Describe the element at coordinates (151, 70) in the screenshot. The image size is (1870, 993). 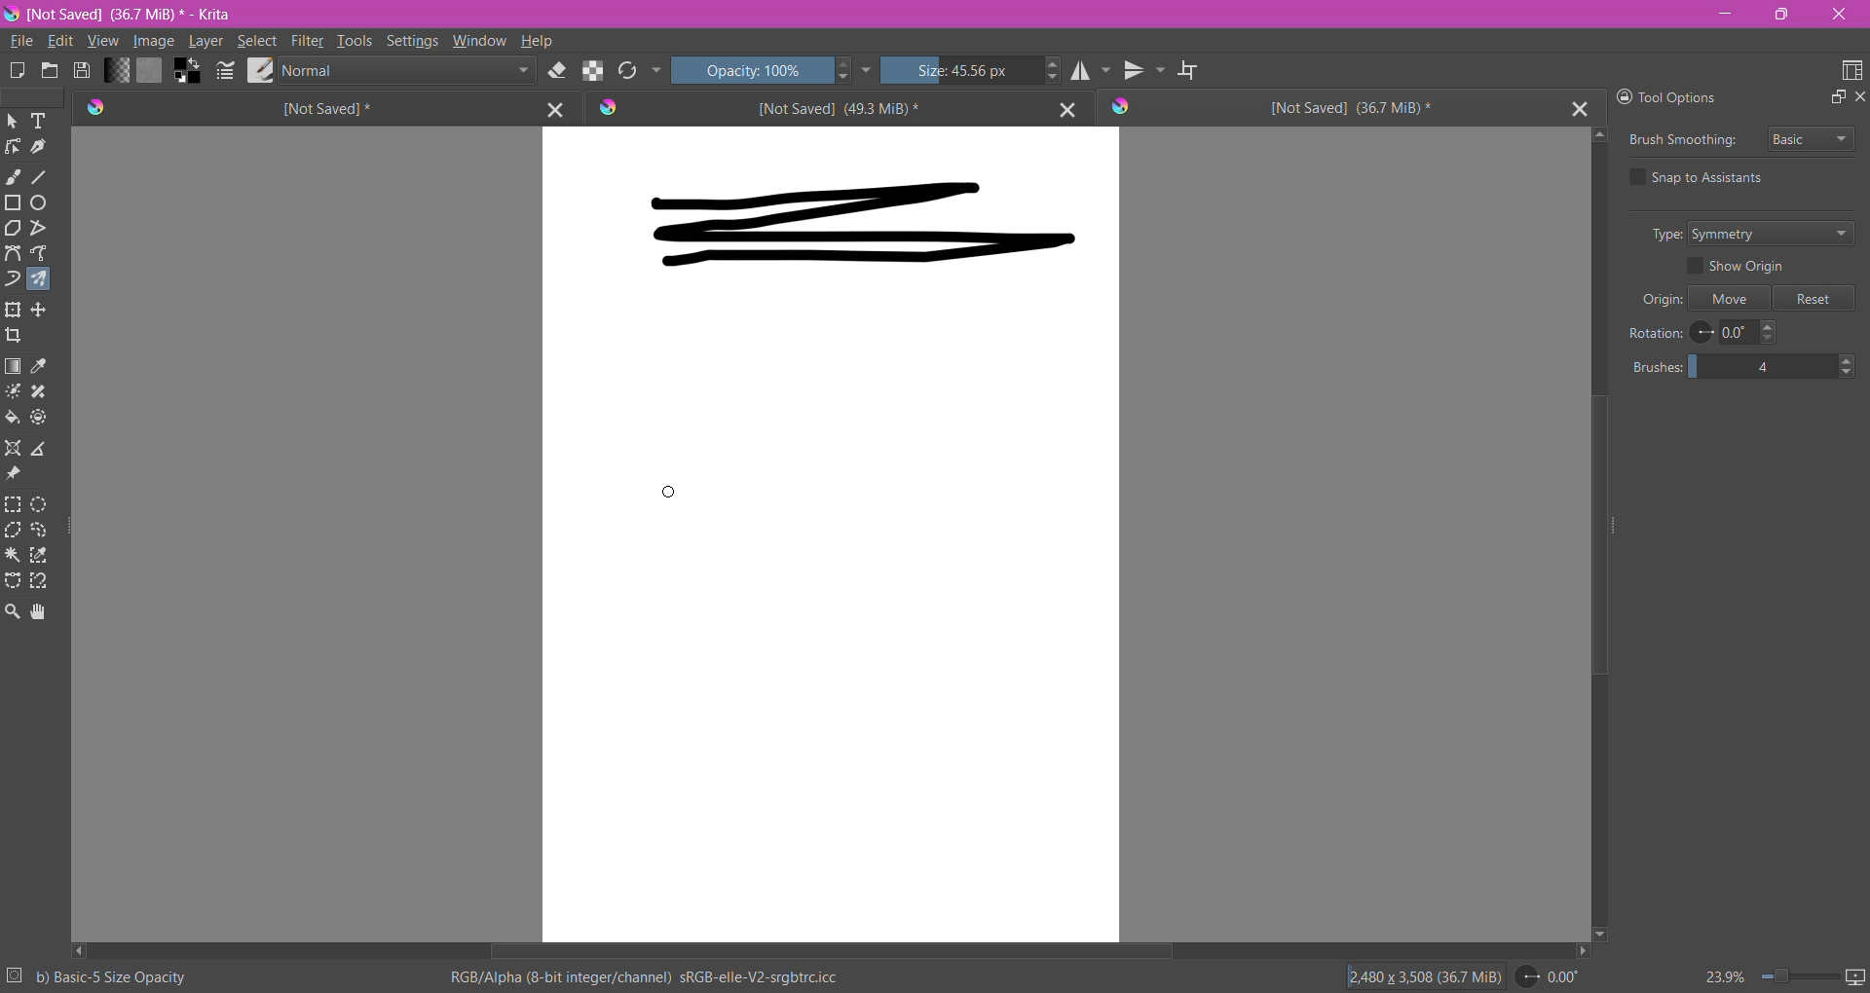
I see `Fill Patterns` at that location.